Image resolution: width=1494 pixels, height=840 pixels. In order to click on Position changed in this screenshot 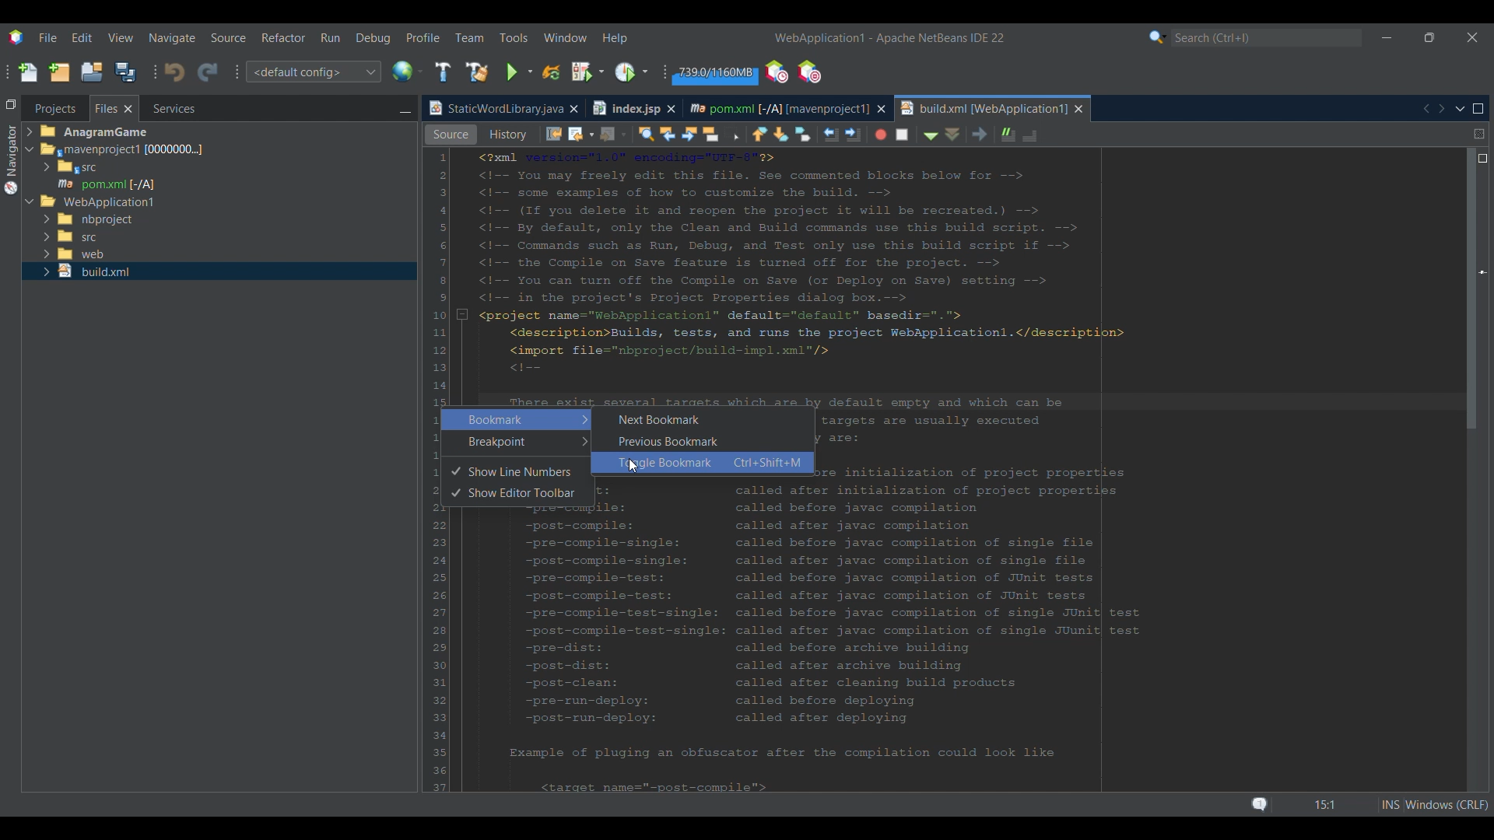, I will do `click(1483, 273)`.